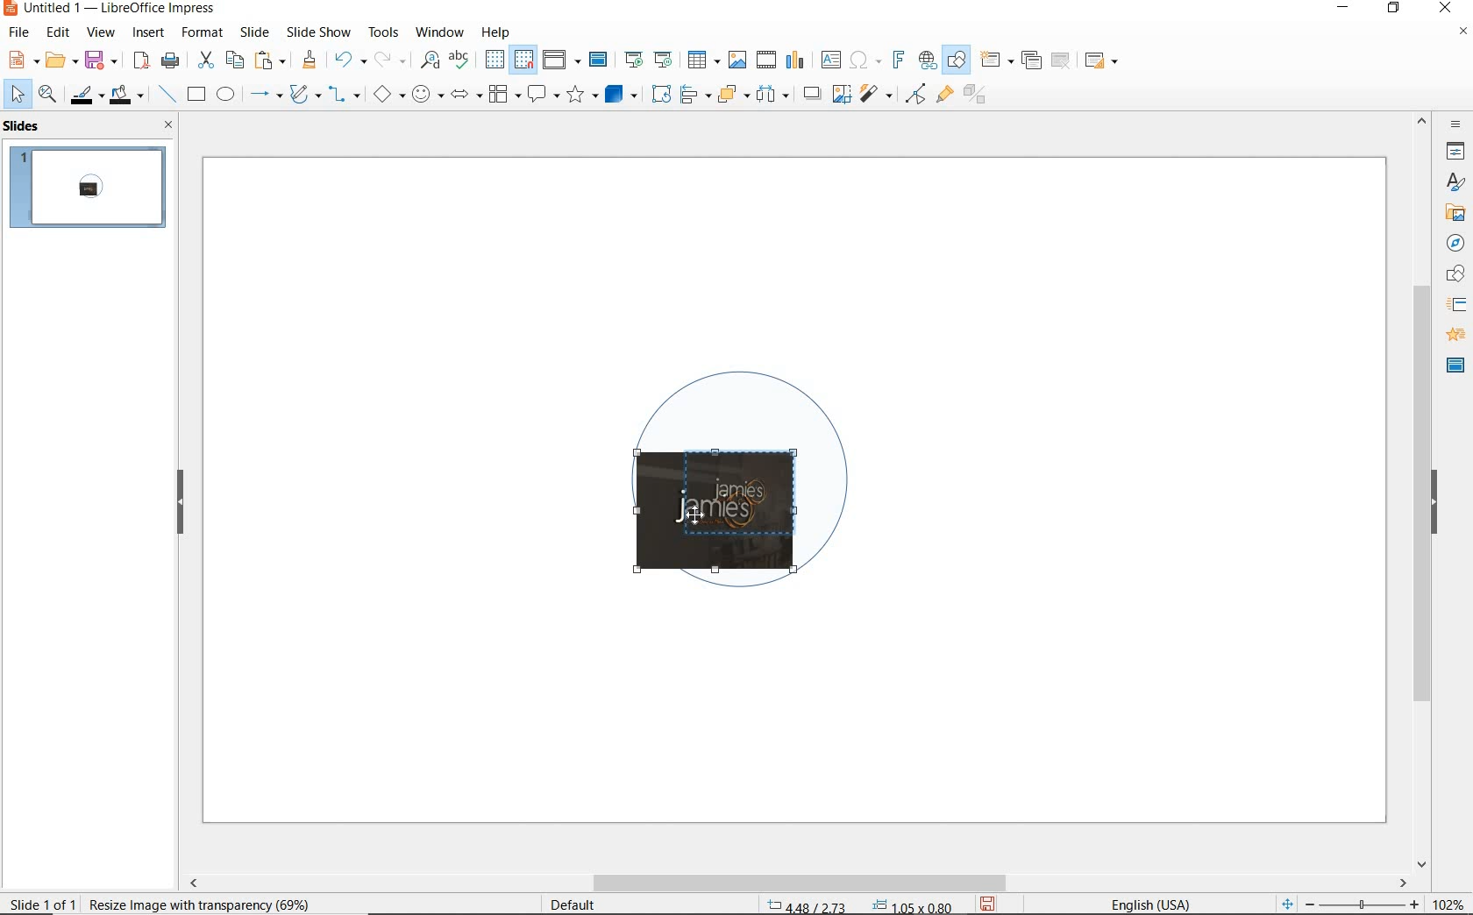  What do you see at coordinates (203, 60) in the screenshot?
I see `cut` at bounding box center [203, 60].